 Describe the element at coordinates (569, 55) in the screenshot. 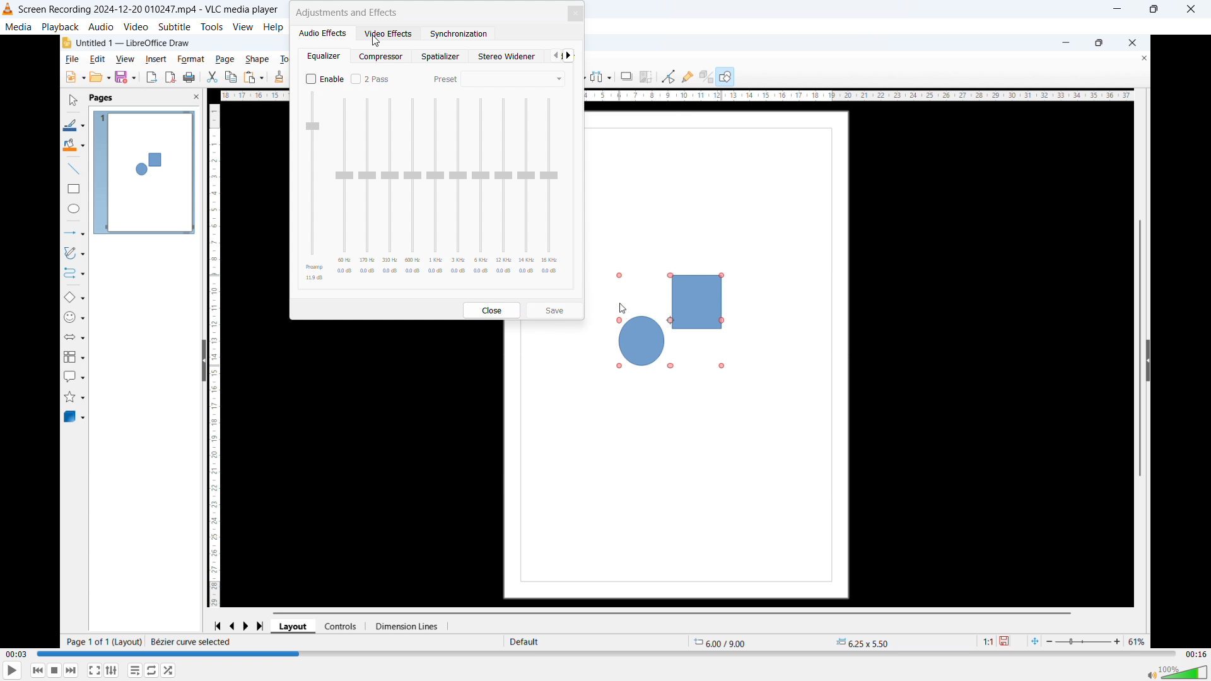

I see `Scroll right ` at that location.